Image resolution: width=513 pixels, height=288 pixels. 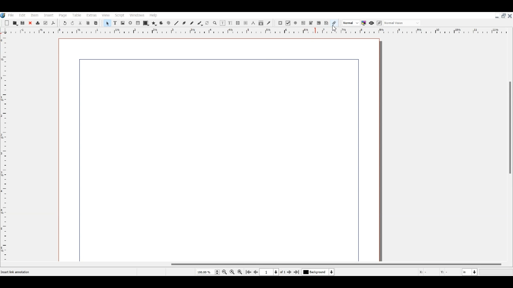 I want to click on Vertical Scroll Bar, so click(x=509, y=144).